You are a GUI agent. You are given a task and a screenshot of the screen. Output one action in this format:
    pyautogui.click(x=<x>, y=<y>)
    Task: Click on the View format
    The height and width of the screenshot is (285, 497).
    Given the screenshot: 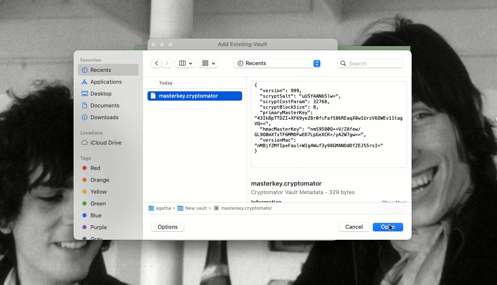 What is the action you would take?
    pyautogui.click(x=185, y=63)
    